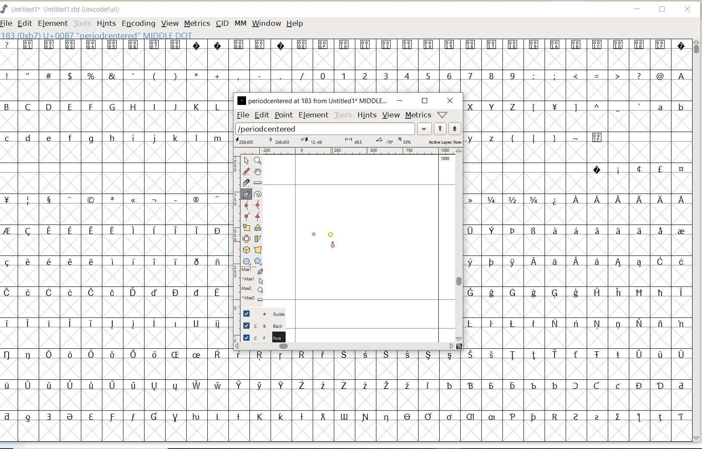 This screenshot has height=449, width=702. Describe the element at coordinates (261, 314) in the screenshot. I see `guide` at that location.